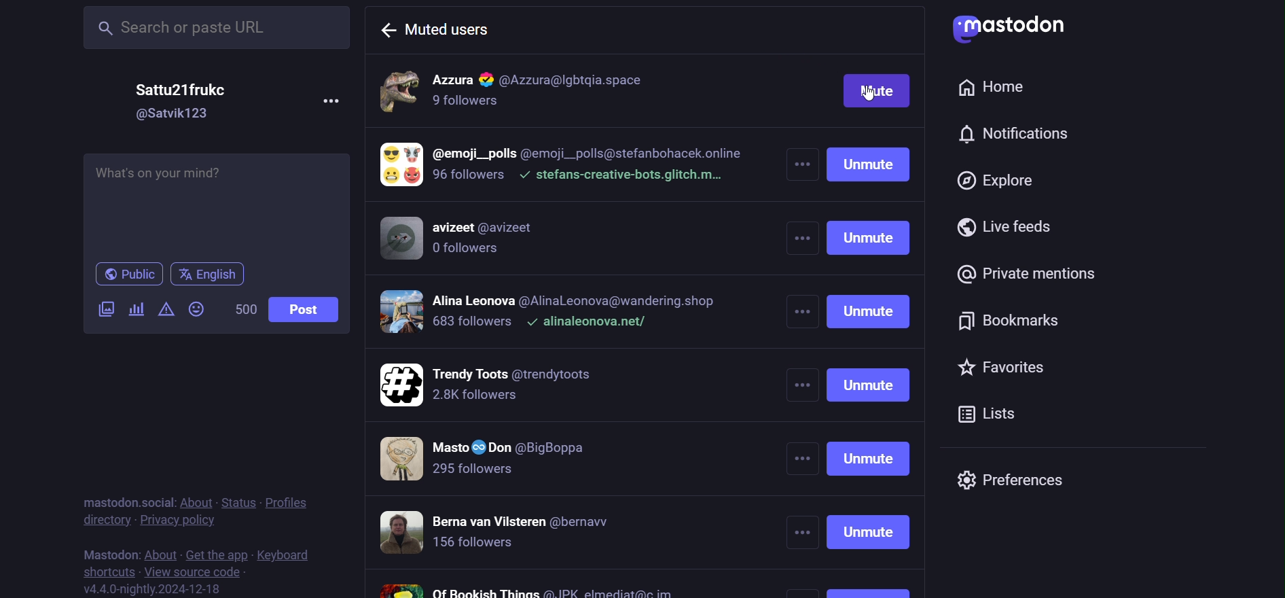  Describe the element at coordinates (178, 519) in the screenshot. I see `privacy policy` at that location.